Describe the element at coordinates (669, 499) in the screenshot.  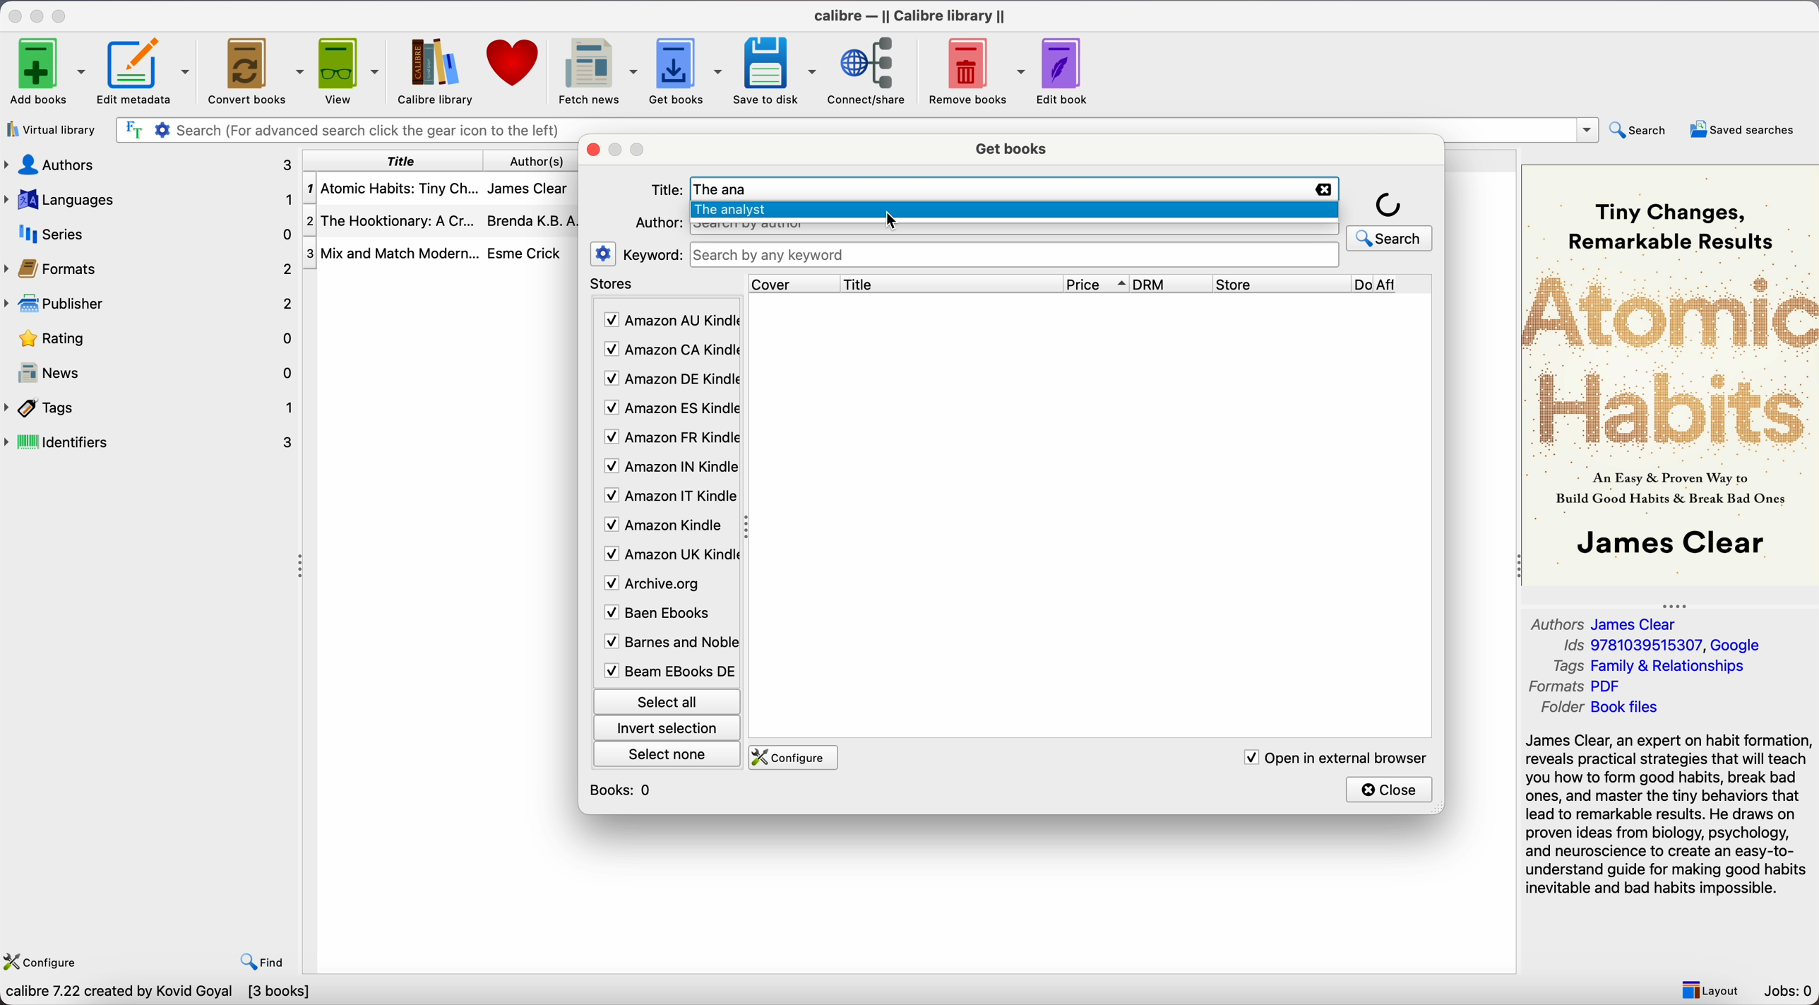
I see `Amazon IT Kindle` at that location.